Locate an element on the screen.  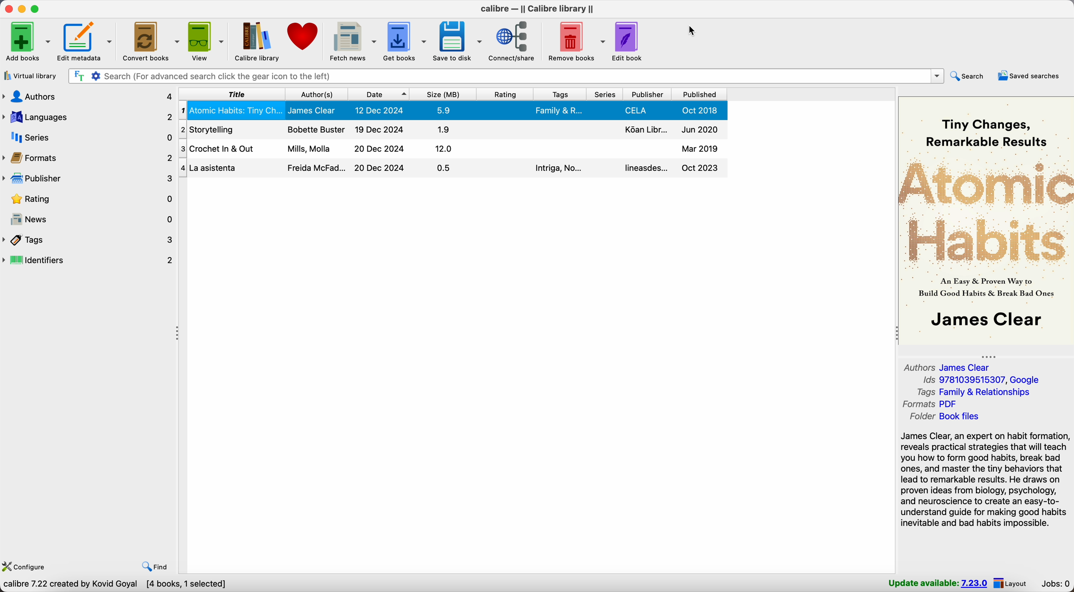
edit book is located at coordinates (629, 41).